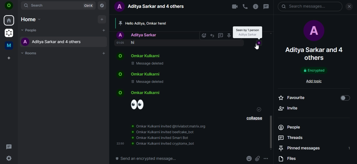  I want to click on threads, so click(266, 7).